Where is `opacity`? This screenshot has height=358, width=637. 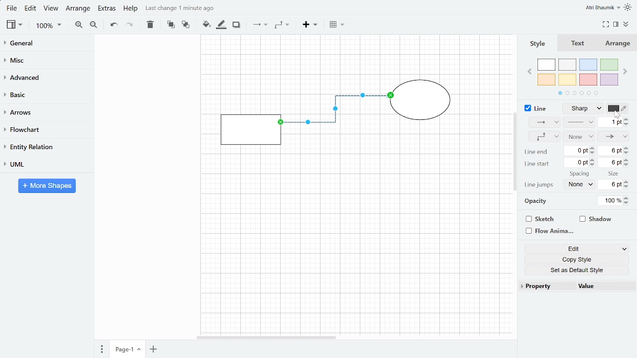 opacity is located at coordinates (533, 202).